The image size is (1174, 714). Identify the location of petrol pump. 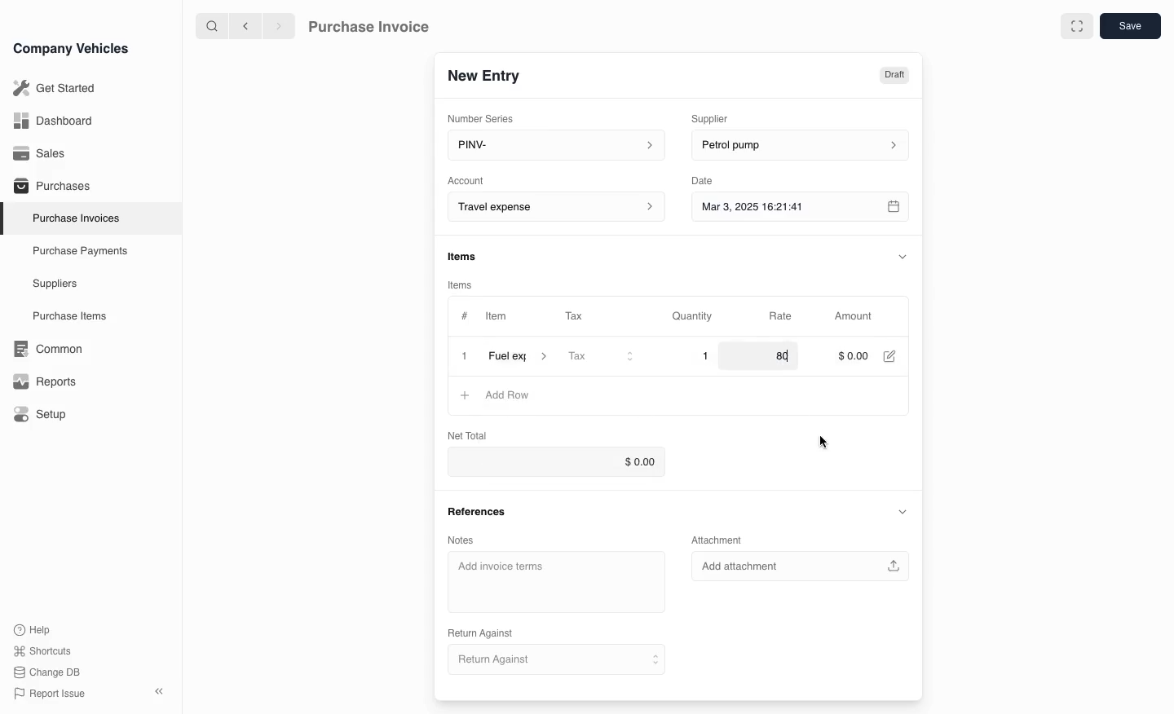
(797, 146).